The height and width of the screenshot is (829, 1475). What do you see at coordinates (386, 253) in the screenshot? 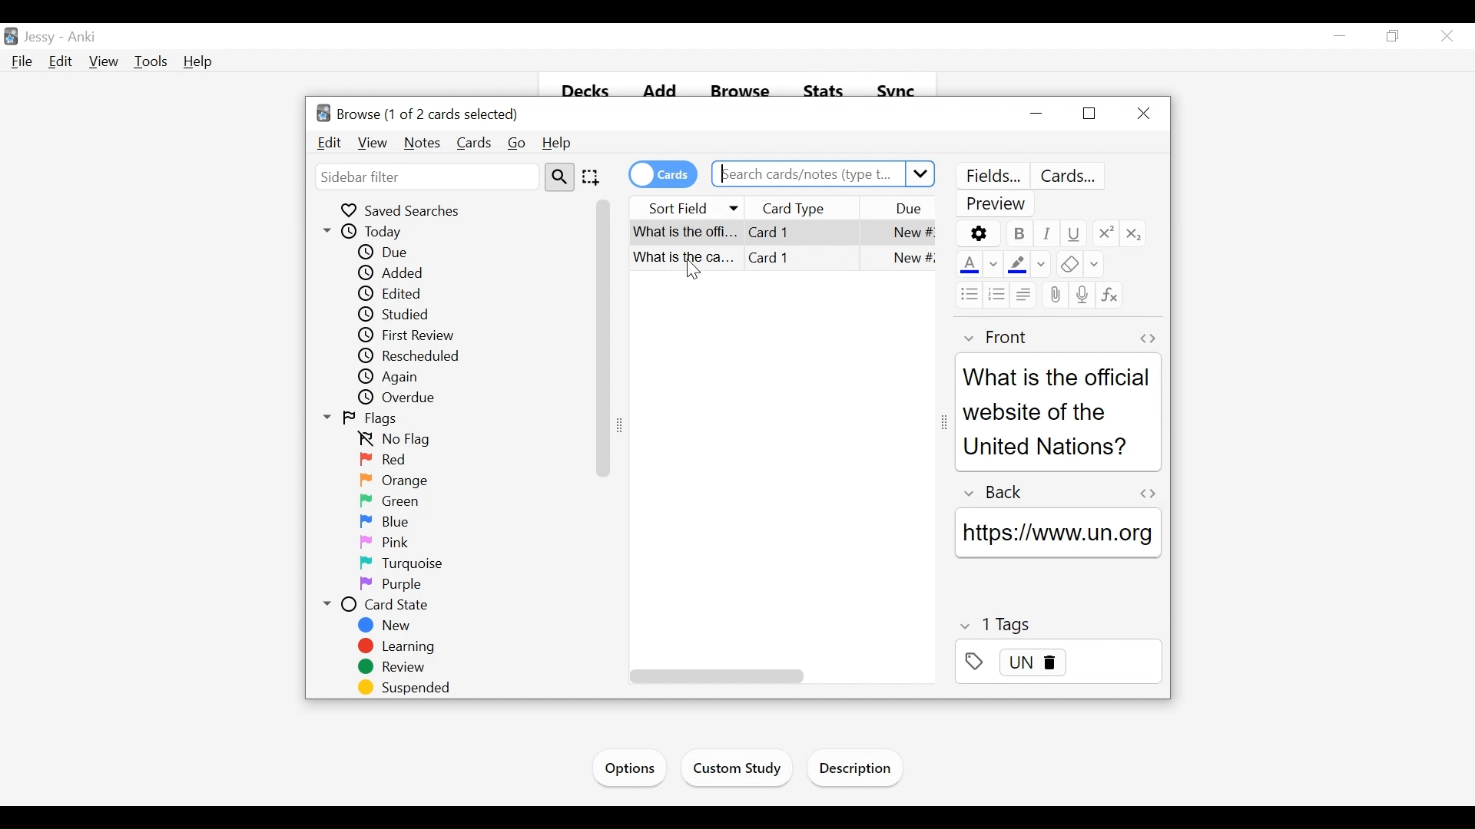
I see `Due` at bounding box center [386, 253].